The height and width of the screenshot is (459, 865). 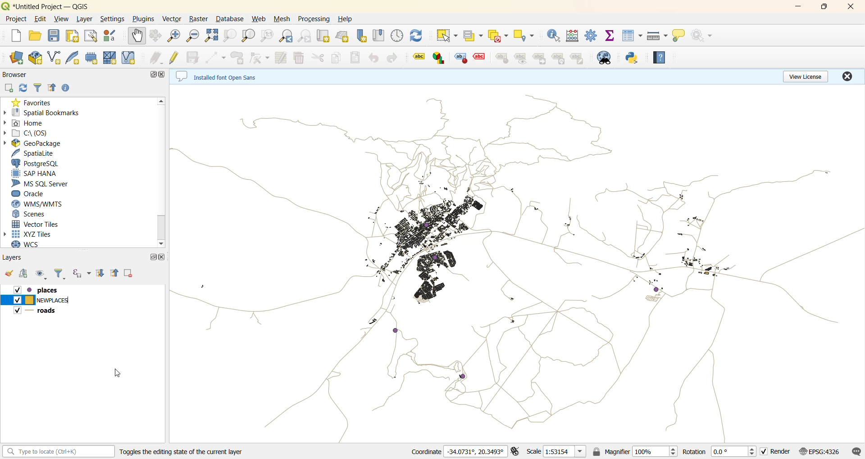 I want to click on sap  hana, so click(x=35, y=173).